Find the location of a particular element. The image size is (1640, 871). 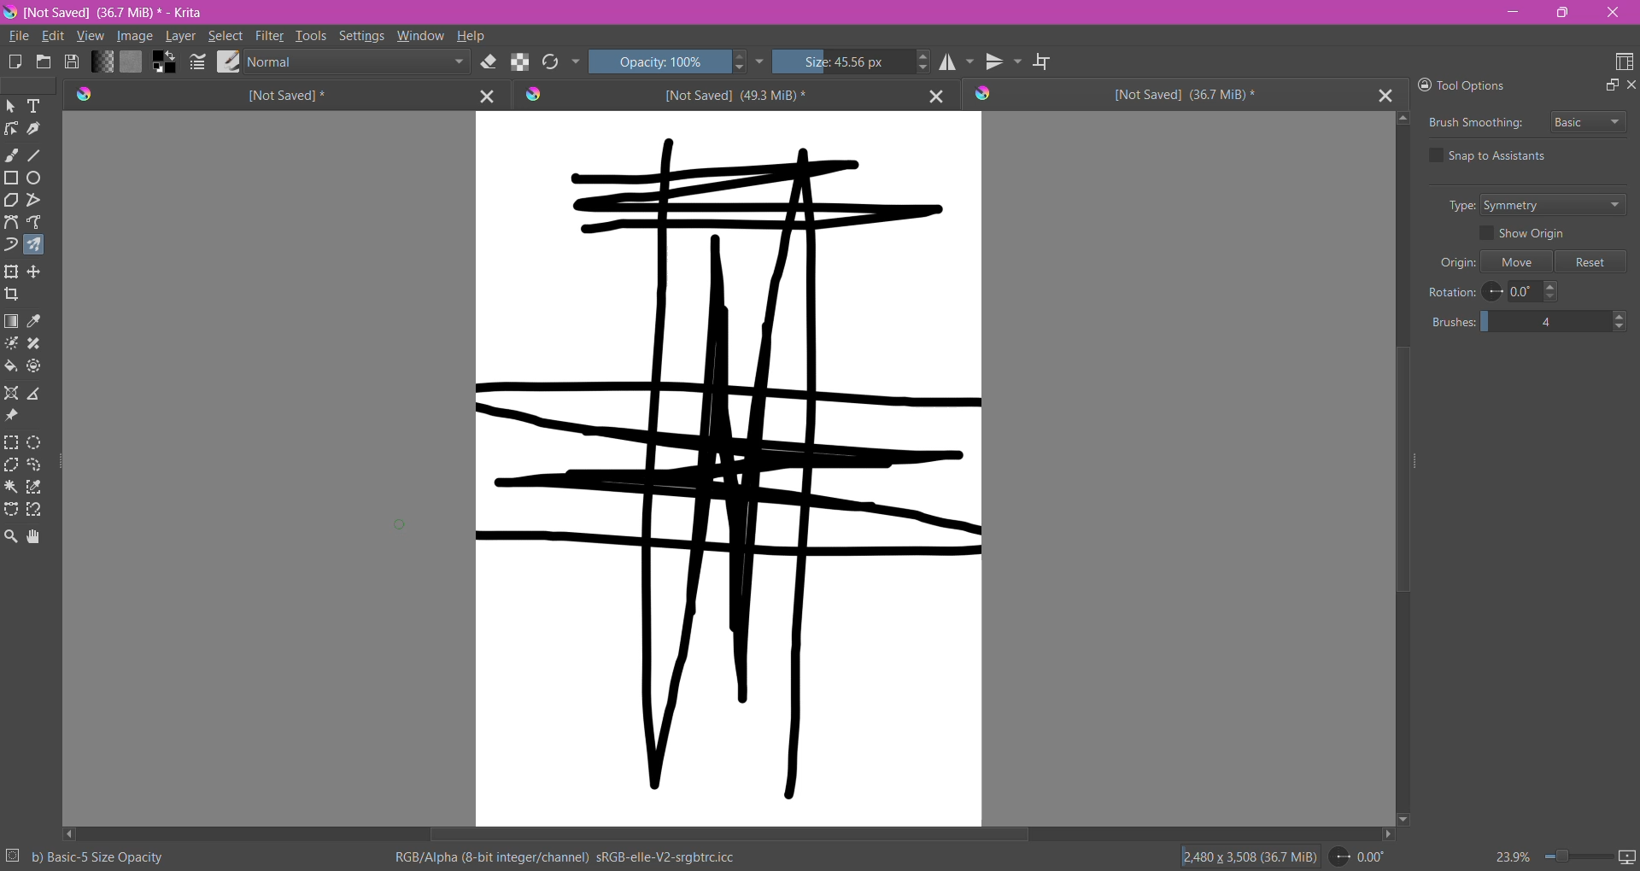

Select Brush Smoothing style is located at coordinates (1588, 120).